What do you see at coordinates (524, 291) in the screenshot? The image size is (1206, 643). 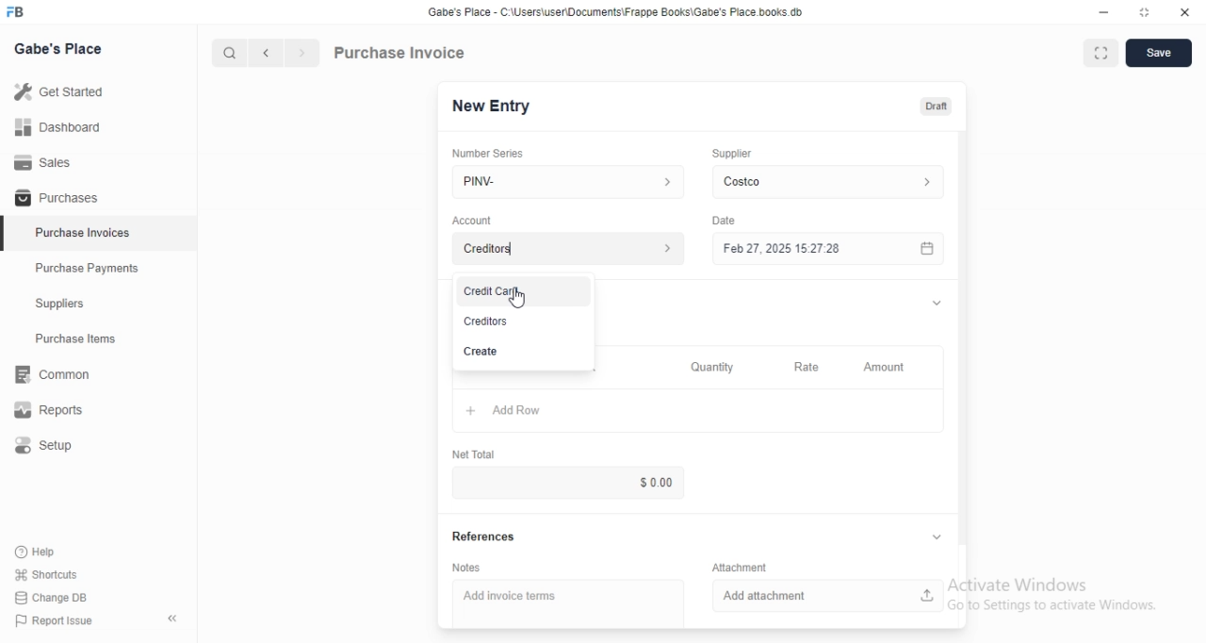 I see `Credit Card` at bounding box center [524, 291].